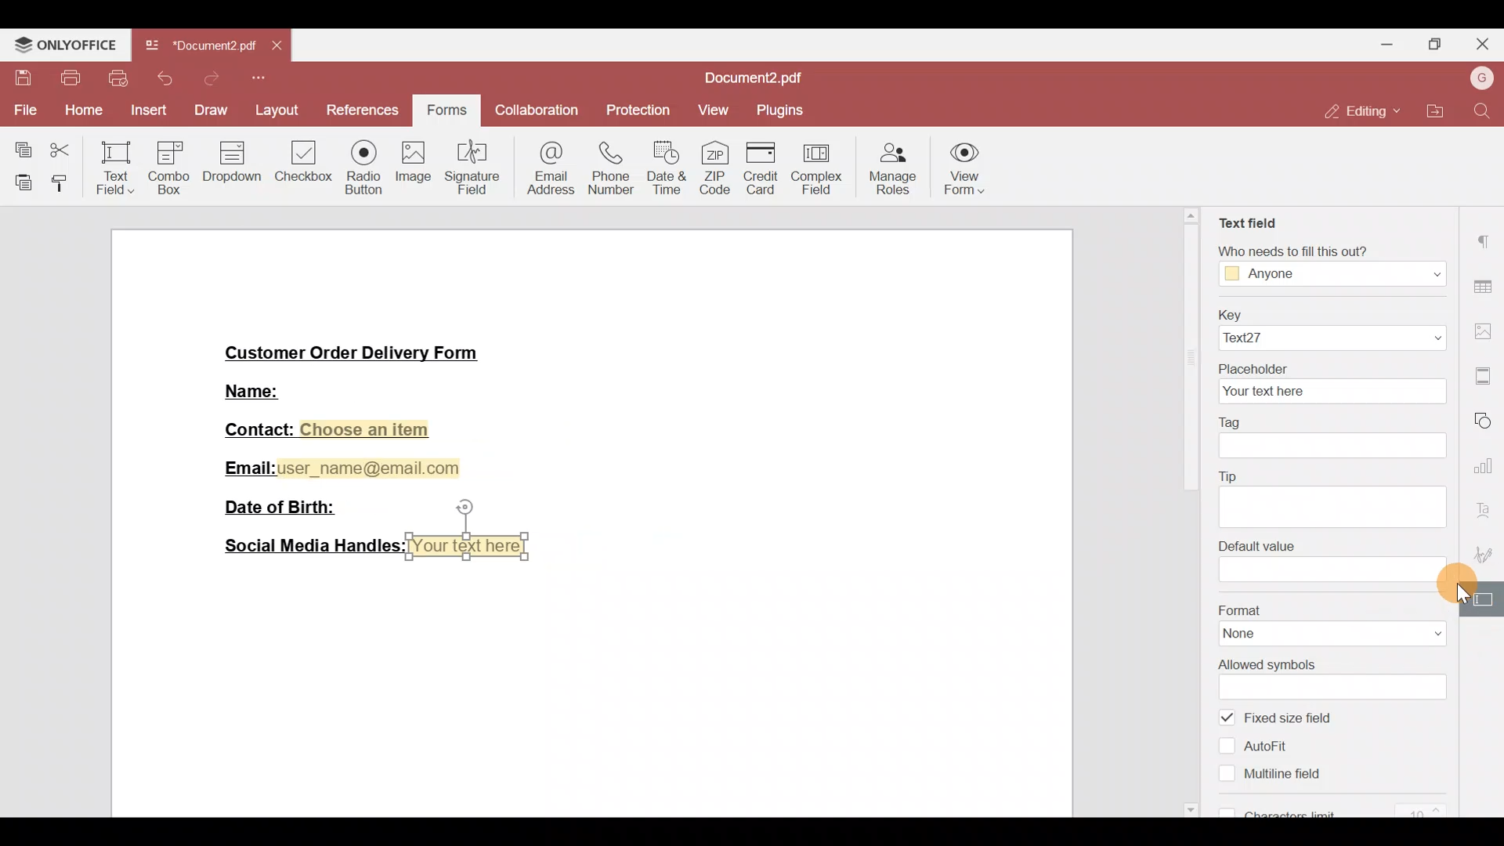 This screenshot has width=1504, height=846. I want to click on Text field, so click(110, 169).